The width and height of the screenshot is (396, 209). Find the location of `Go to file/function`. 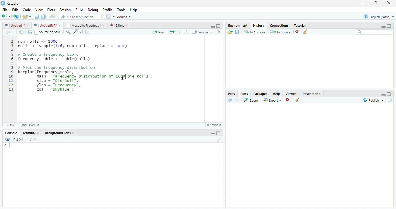

Go to file/function is located at coordinates (80, 17).